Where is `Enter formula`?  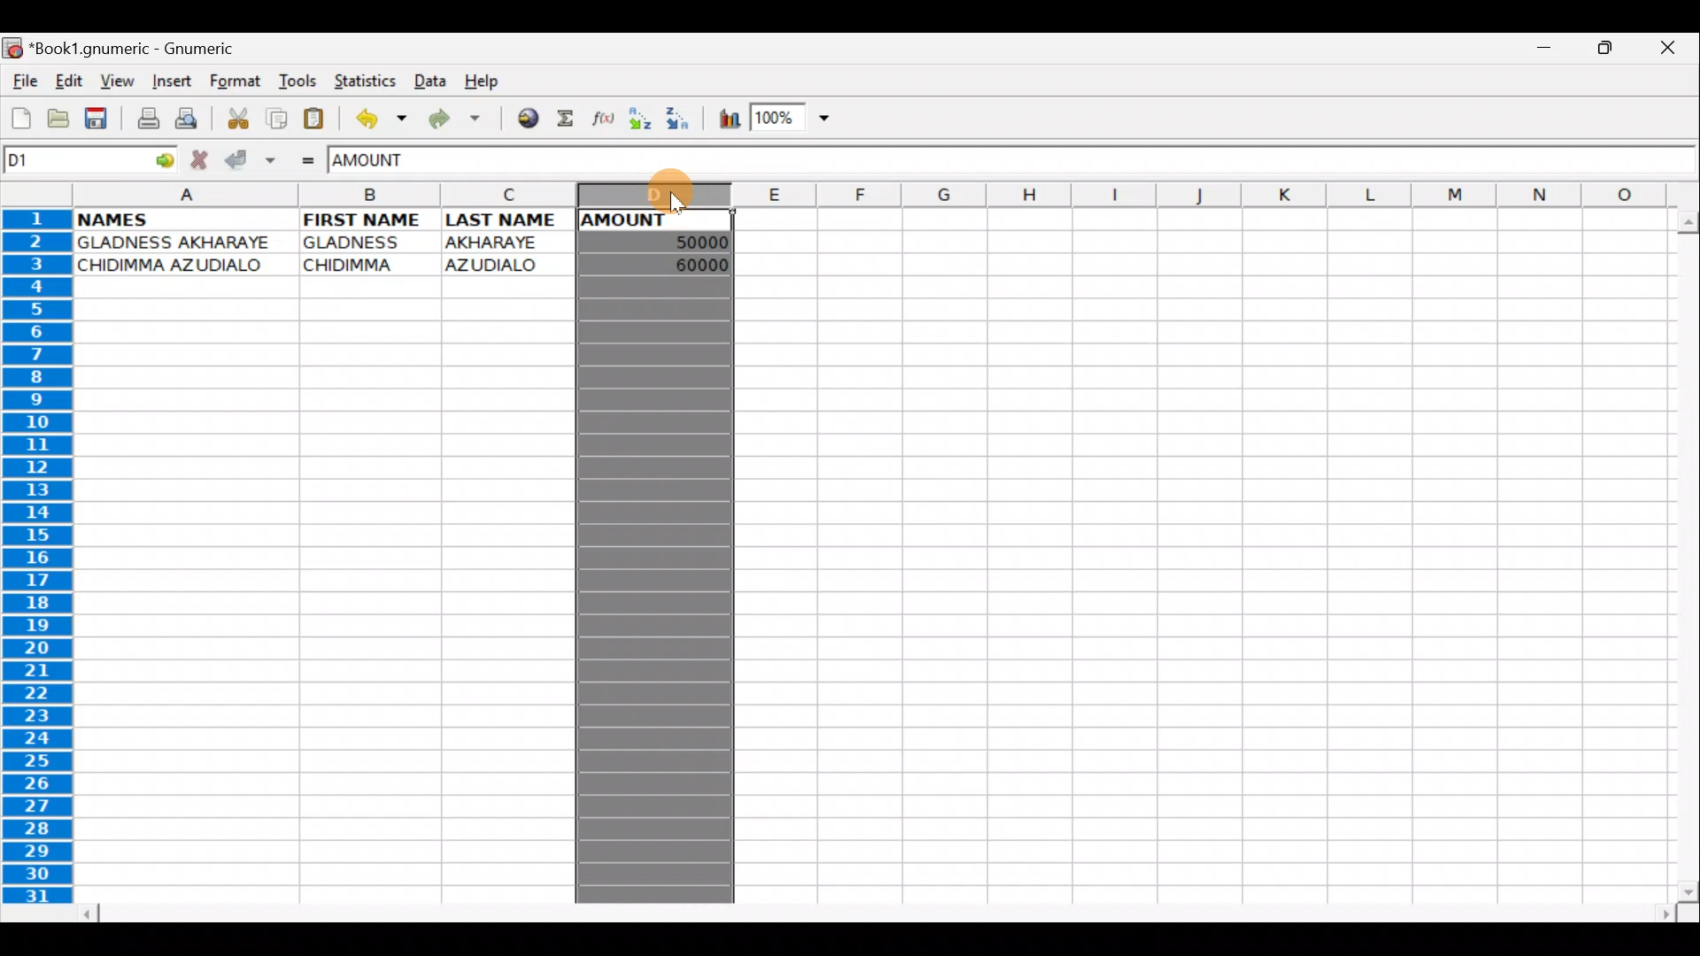
Enter formula is located at coordinates (308, 160).